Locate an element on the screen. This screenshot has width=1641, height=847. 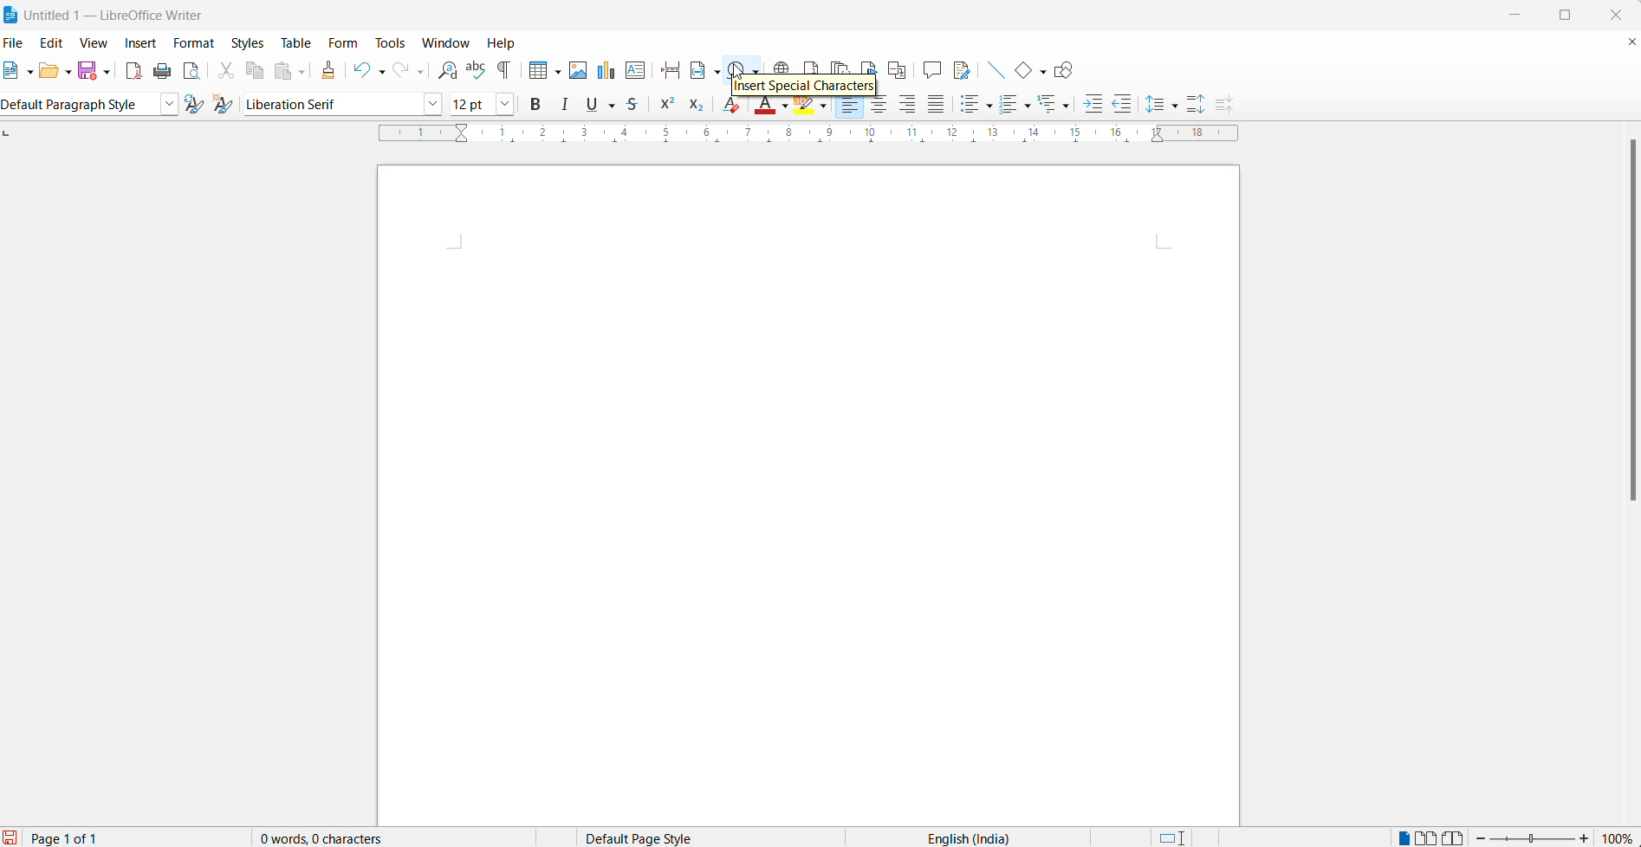
decrease indent is located at coordinates (1125, 103).